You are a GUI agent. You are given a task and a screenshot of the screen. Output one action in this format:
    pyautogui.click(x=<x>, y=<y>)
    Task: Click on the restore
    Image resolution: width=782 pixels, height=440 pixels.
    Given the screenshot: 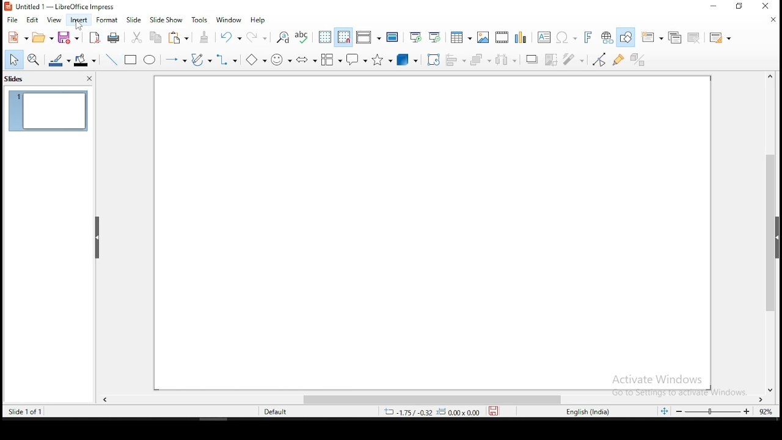 What is the action you would take?
    pyautogui.click(x=740, y=6)
    